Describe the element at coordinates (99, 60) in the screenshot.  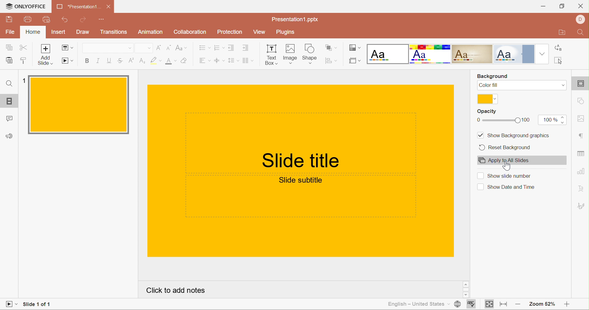
I see `Italic` at that location.